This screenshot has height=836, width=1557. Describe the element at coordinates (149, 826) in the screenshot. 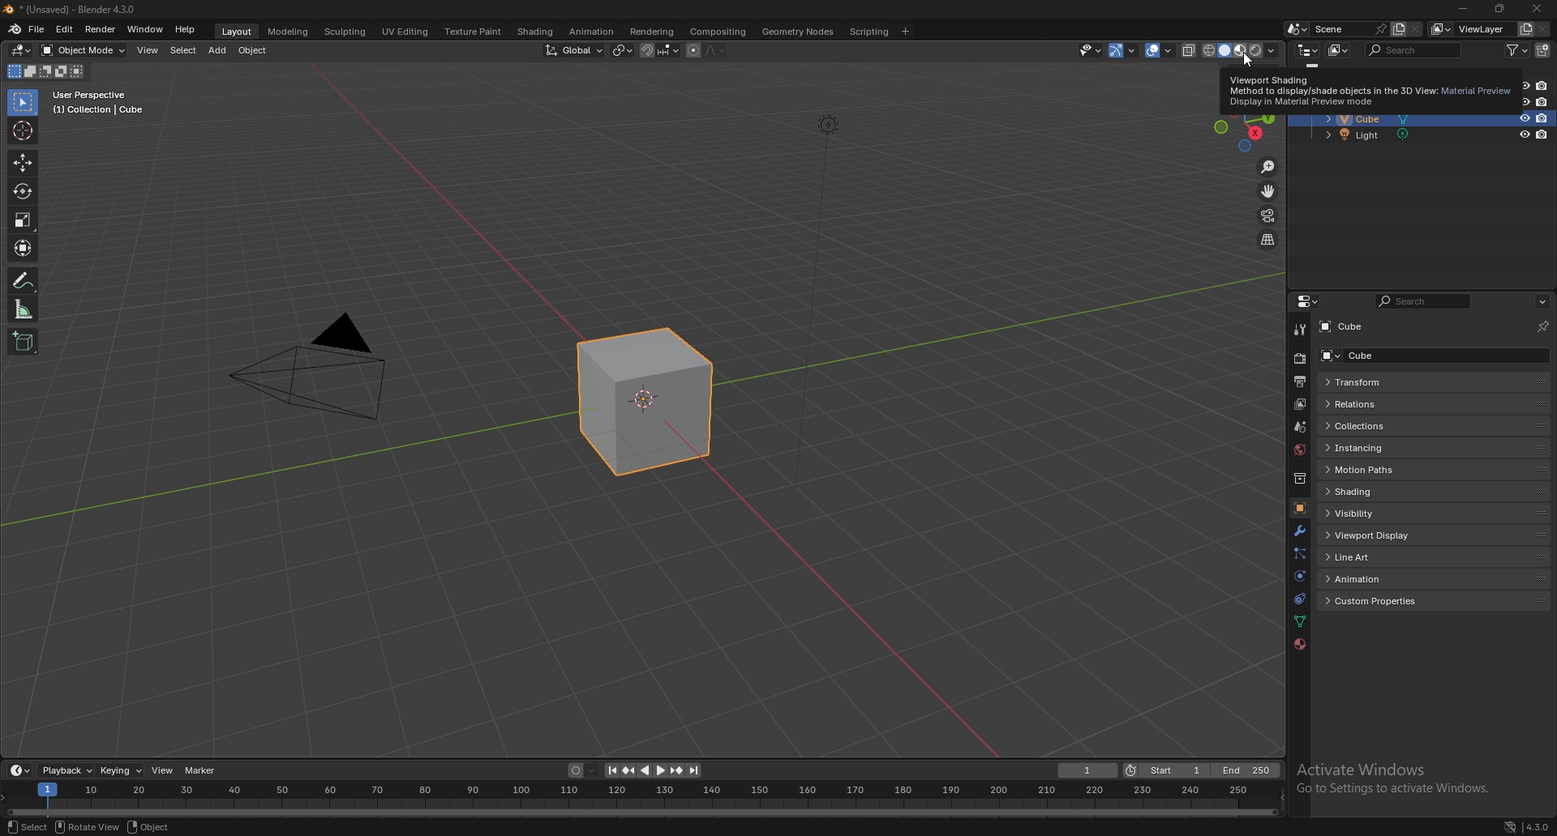

I see `object` at that location.